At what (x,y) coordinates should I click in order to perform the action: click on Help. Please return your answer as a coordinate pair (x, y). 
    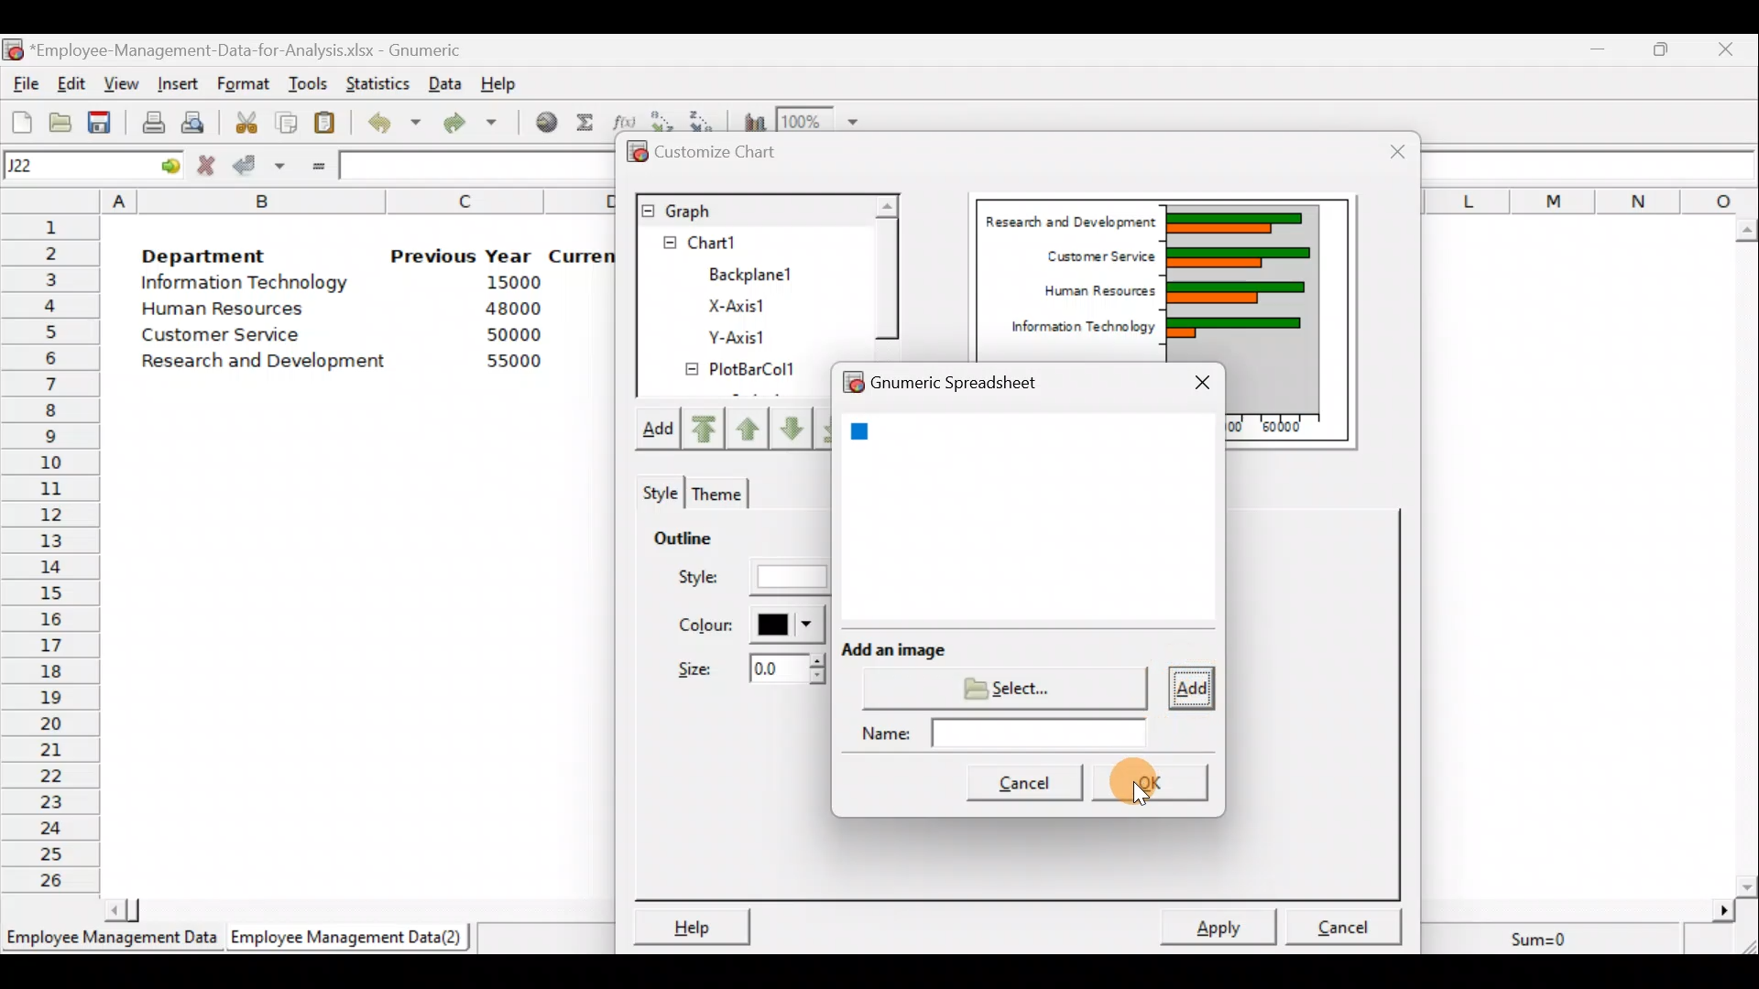
    Looking at the image, I should click on (499, 80).